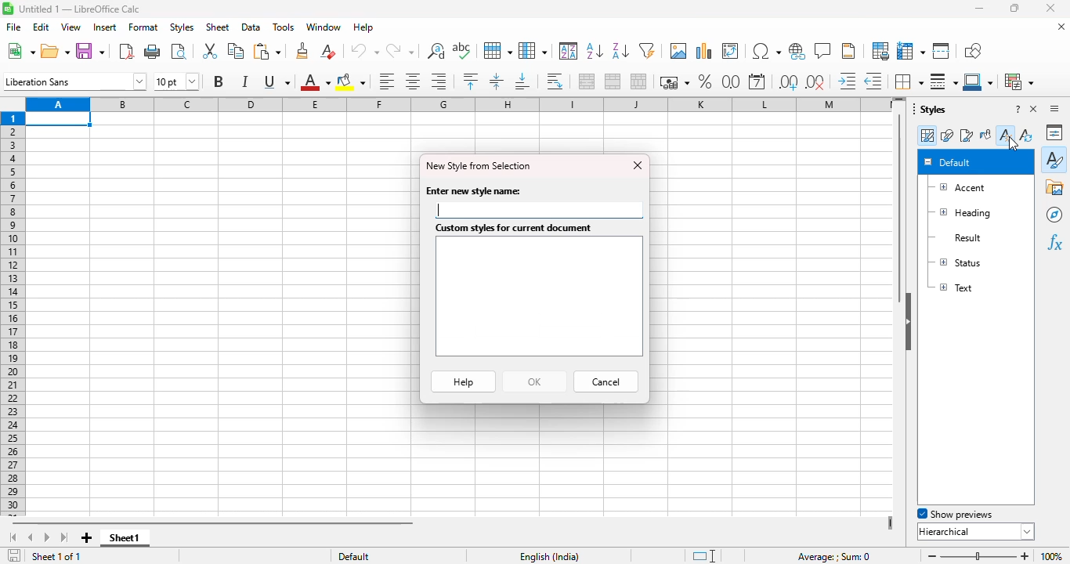 This screenshot has height=564, width=1070. Describe the element at coordinates (87, 538) in the screenshot. I see `add new sheet` at that location.